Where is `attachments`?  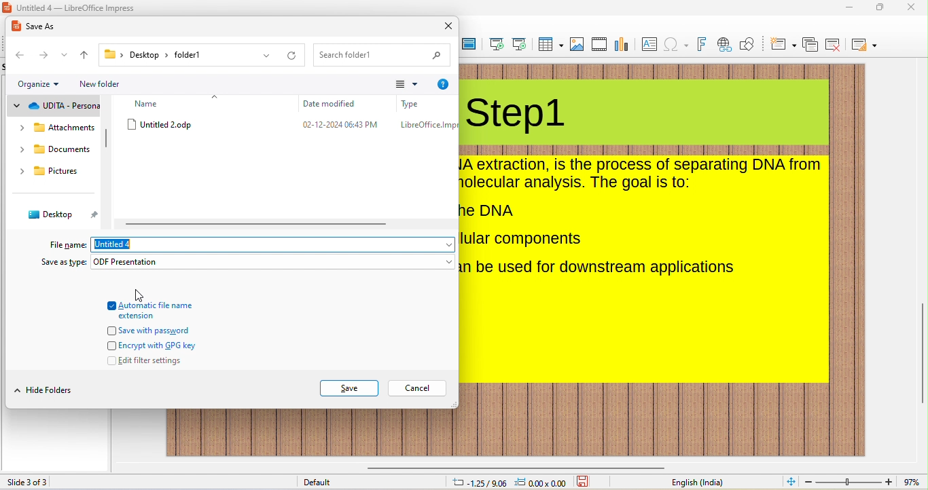 attachments is located at coordinates (65, 129).